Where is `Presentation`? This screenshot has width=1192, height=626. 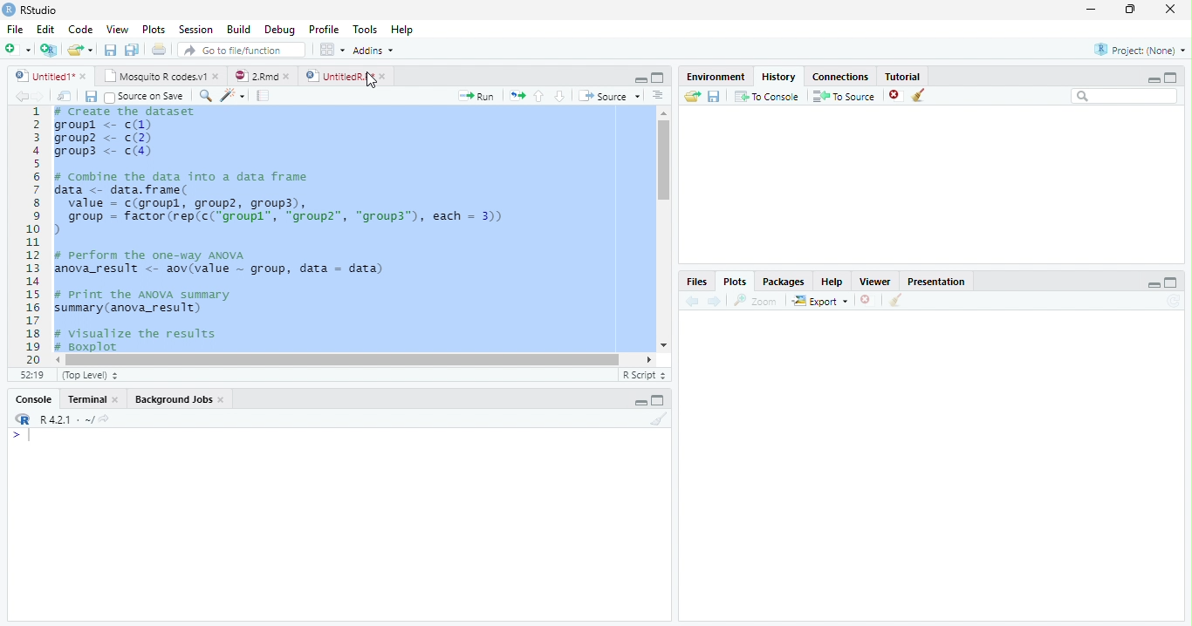 Presentation is located at coordinates (943, 280).